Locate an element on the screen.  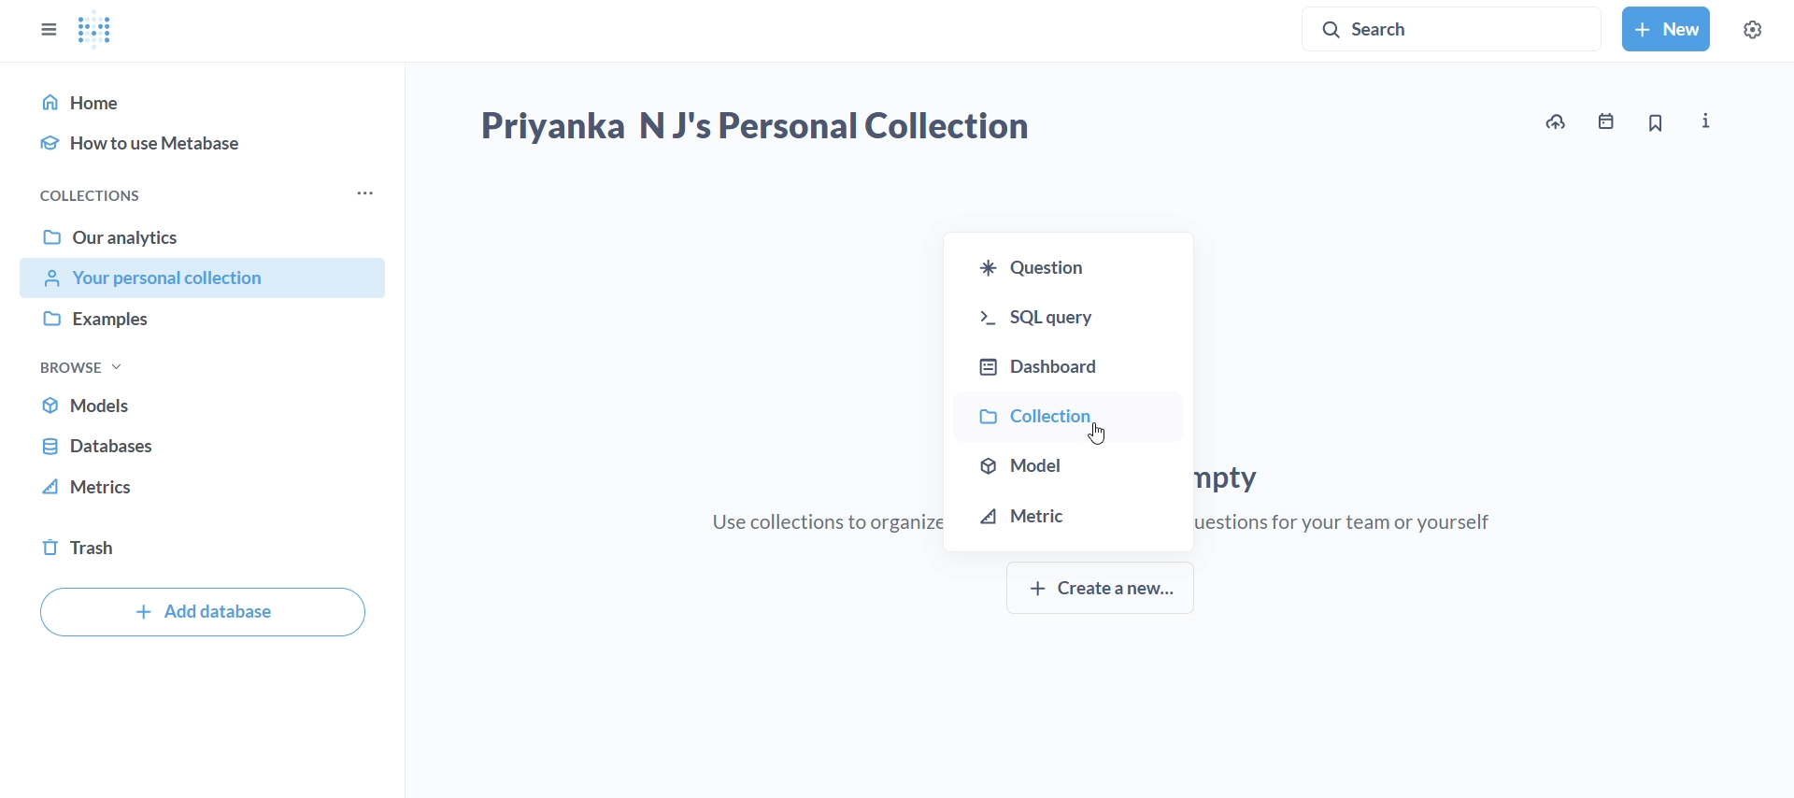
browse is located at coordinates (81, 364).